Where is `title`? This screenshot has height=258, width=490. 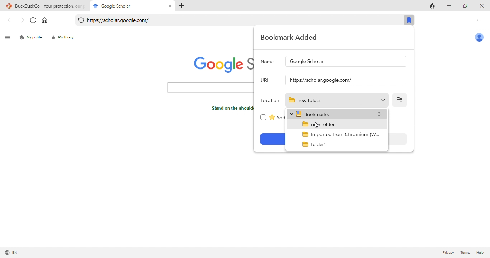
title is located at coordinates (44, 5).